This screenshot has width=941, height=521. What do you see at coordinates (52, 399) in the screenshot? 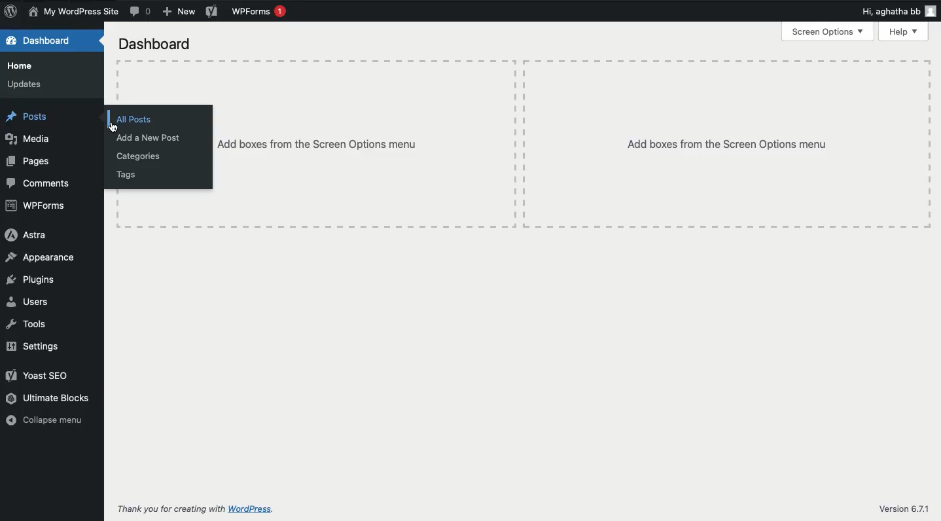
I see `Ultimate blocks` at bounding box center [52, 399].